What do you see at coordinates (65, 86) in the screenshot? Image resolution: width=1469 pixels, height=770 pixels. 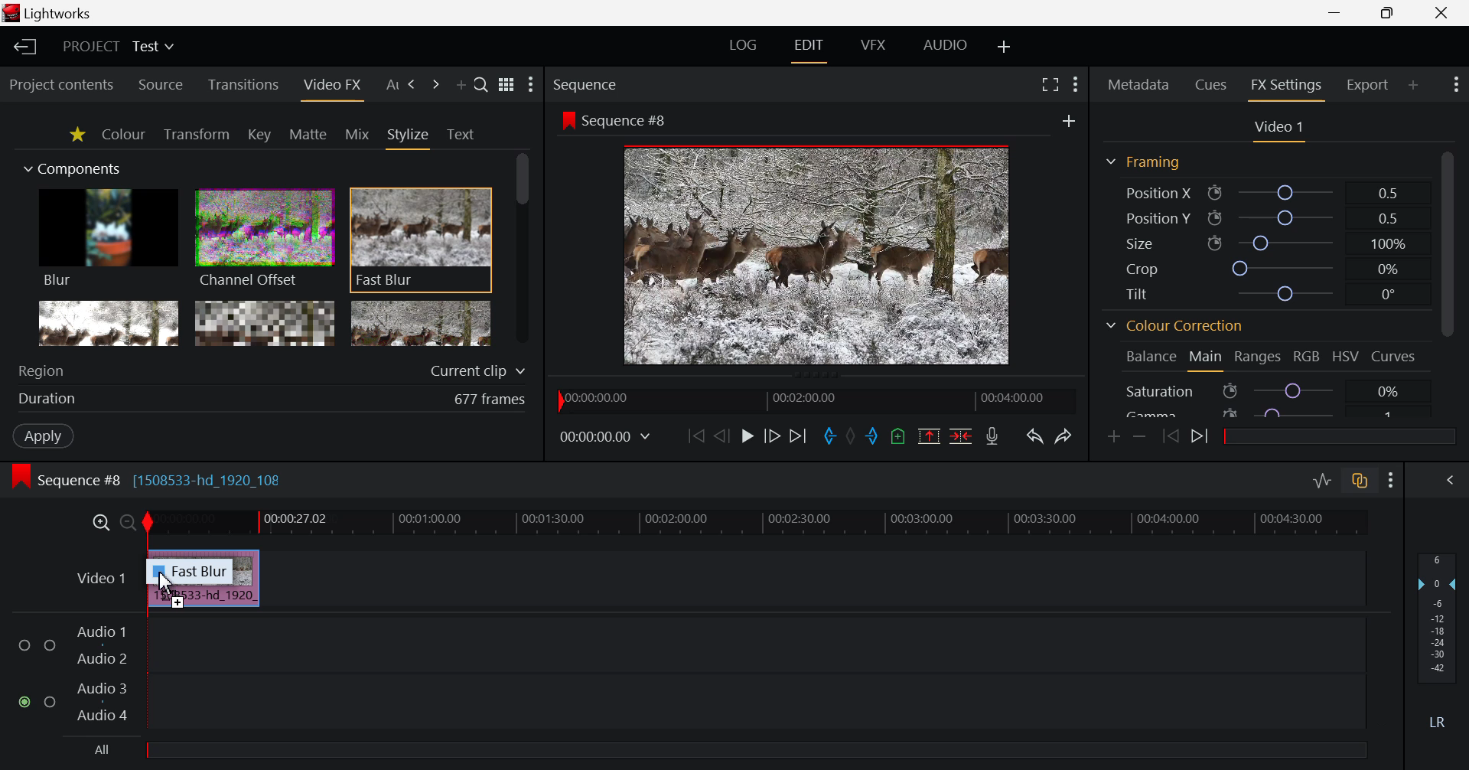 I see `Project contents` at bounding box center [65, 86].